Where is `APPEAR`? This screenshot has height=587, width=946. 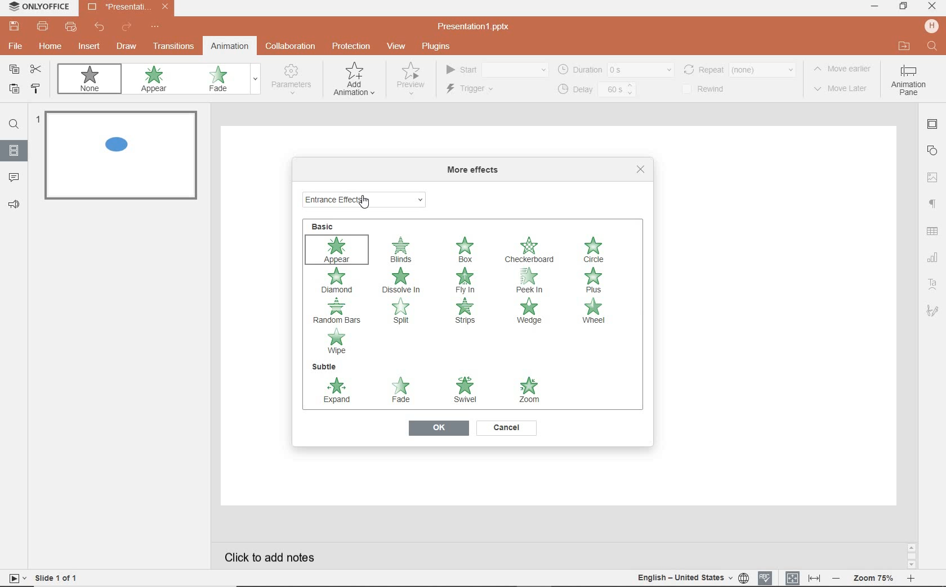 APPEAR is located at coordinates (340, 249).